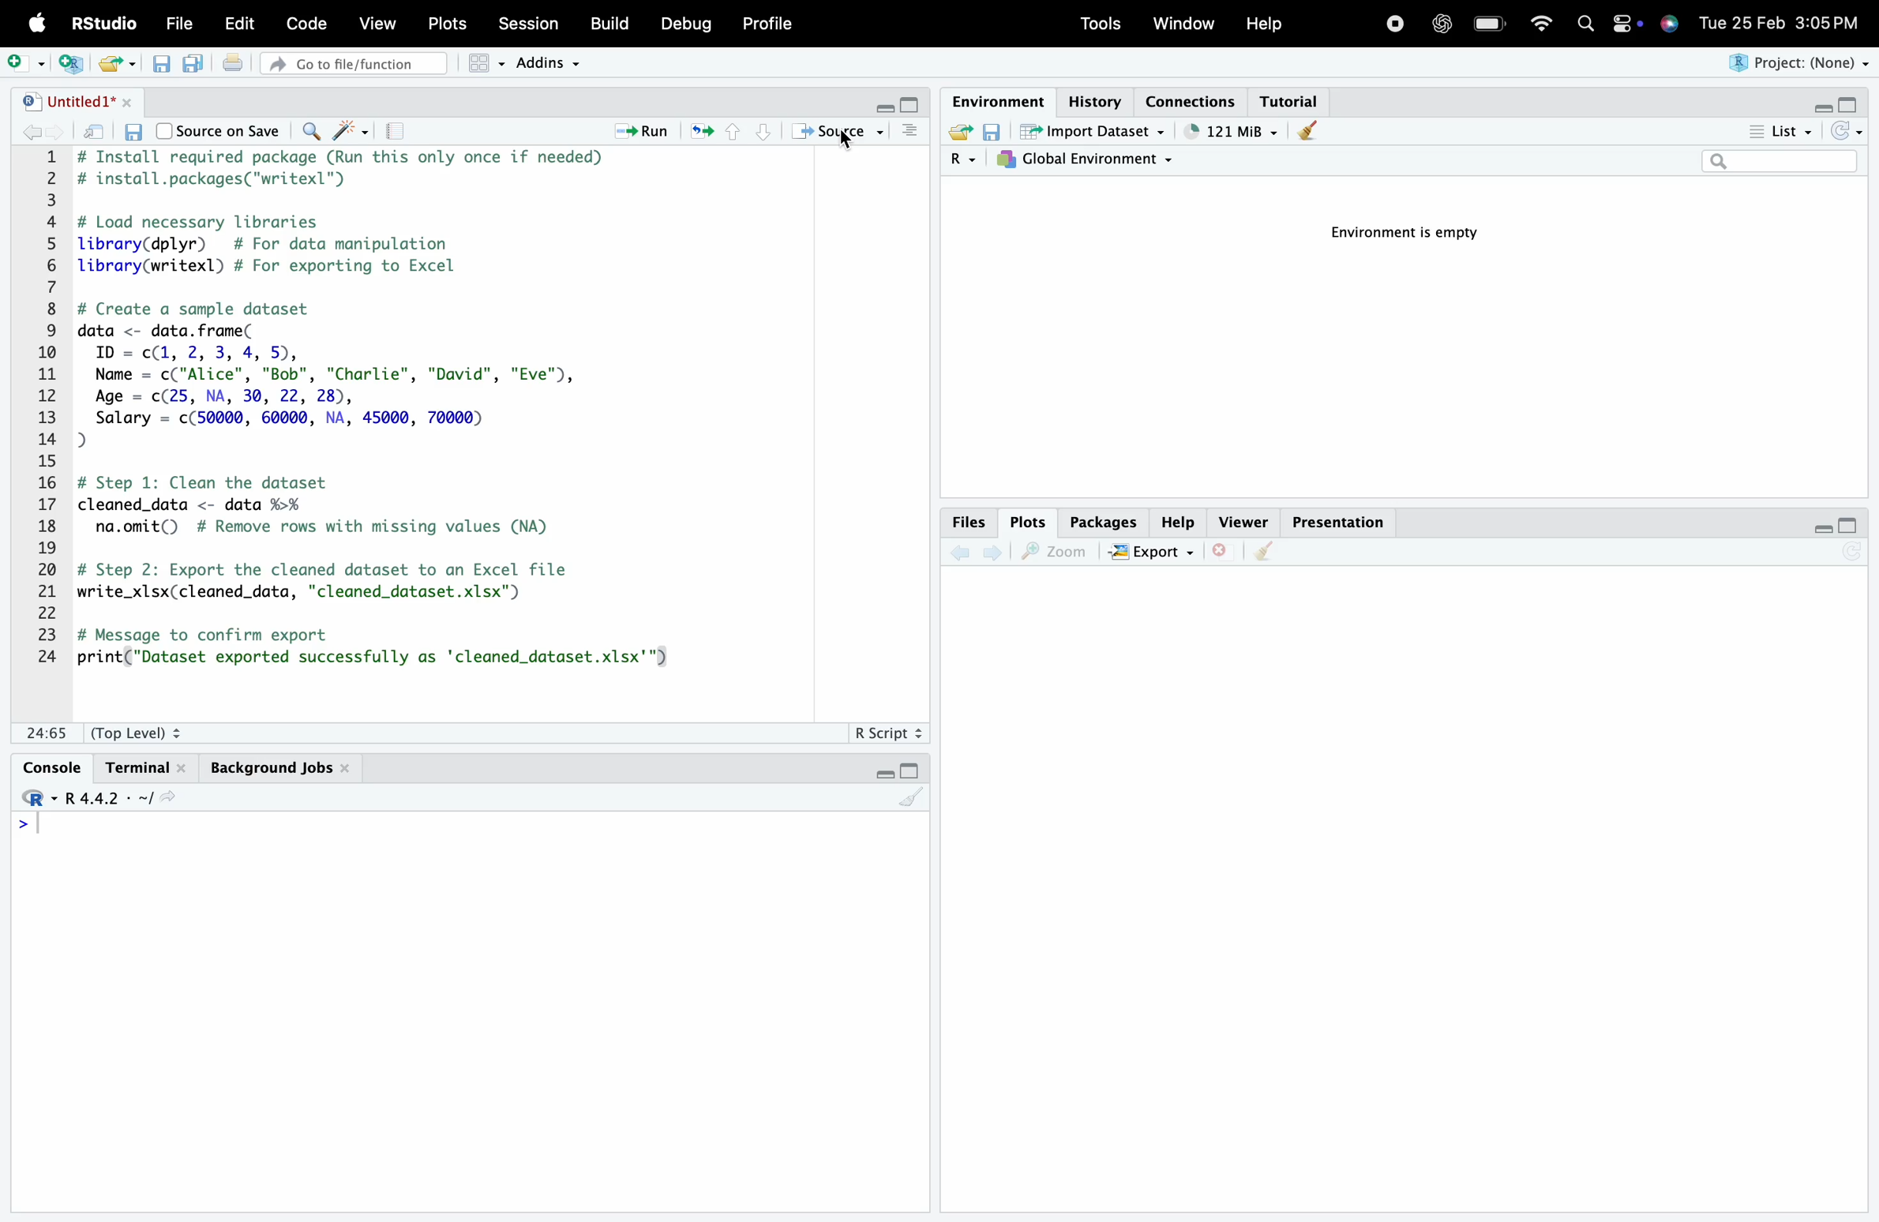 This screenshot has width=1879, height=1222. I want to click on Environment, so click(997, 100).